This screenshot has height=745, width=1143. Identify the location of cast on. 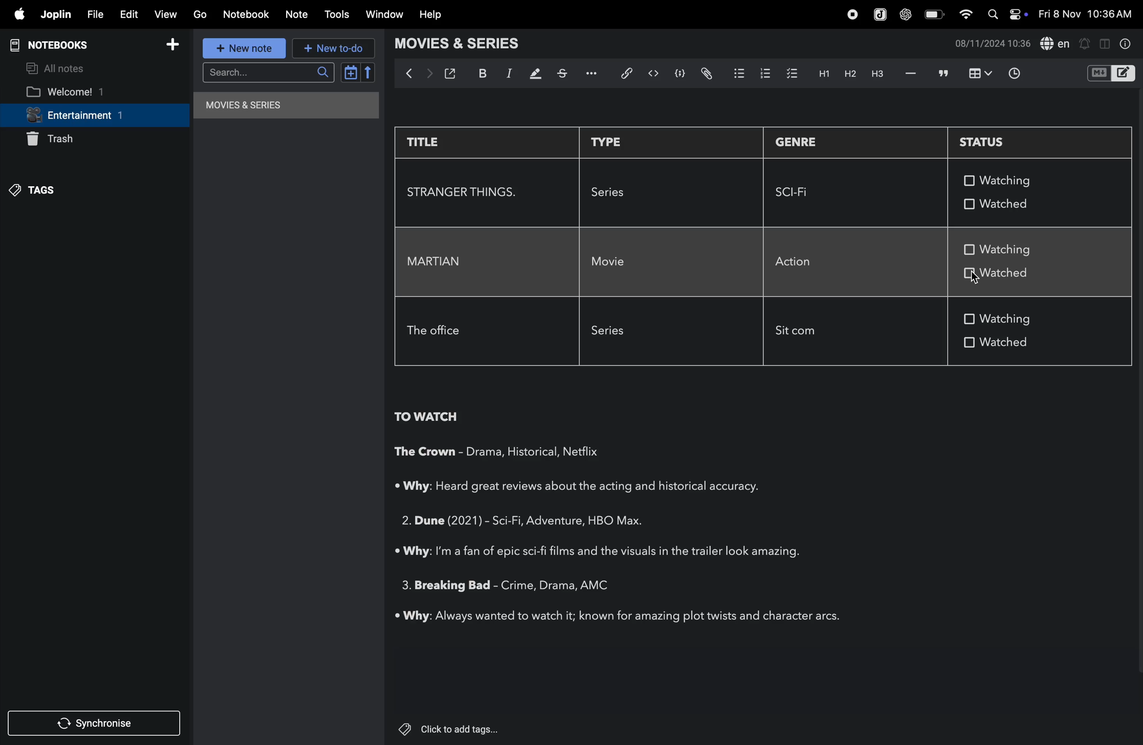
(623, 521).